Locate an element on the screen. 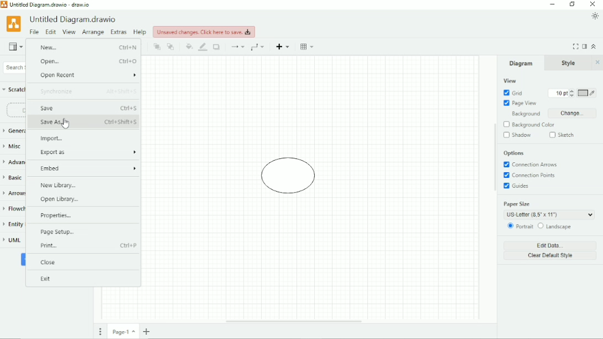  To front is located at coordinates (157, 47).